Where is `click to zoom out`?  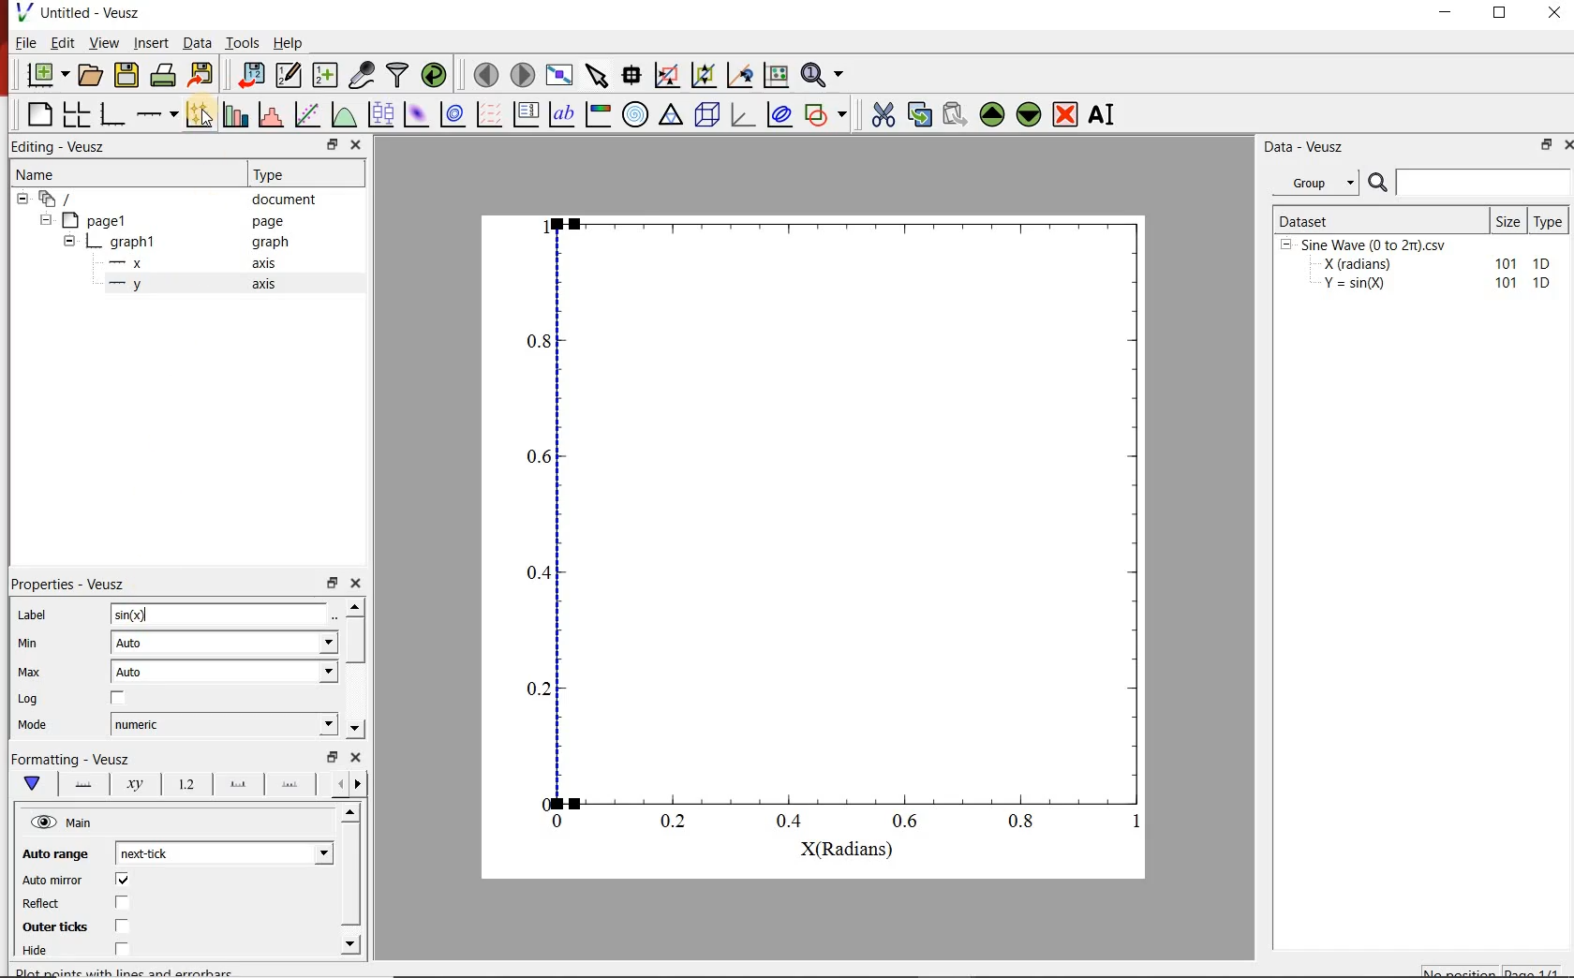
click to zoom out is located at coordinates (706, 73).